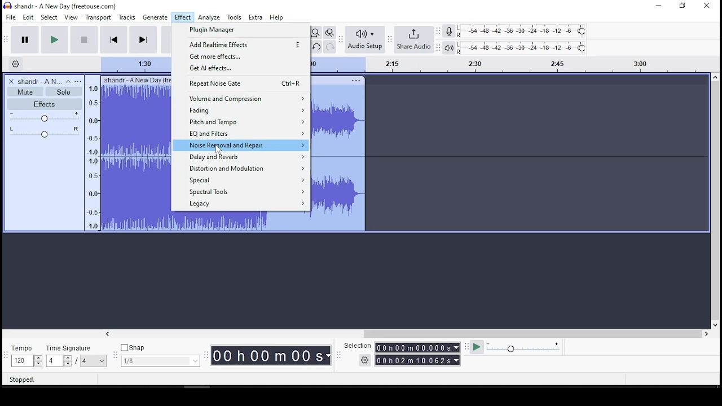 The image size is (722, 406). What do you see at coordinates (26, 91) in the screenshot?
I see `mute` at bounding box center [26, 91].